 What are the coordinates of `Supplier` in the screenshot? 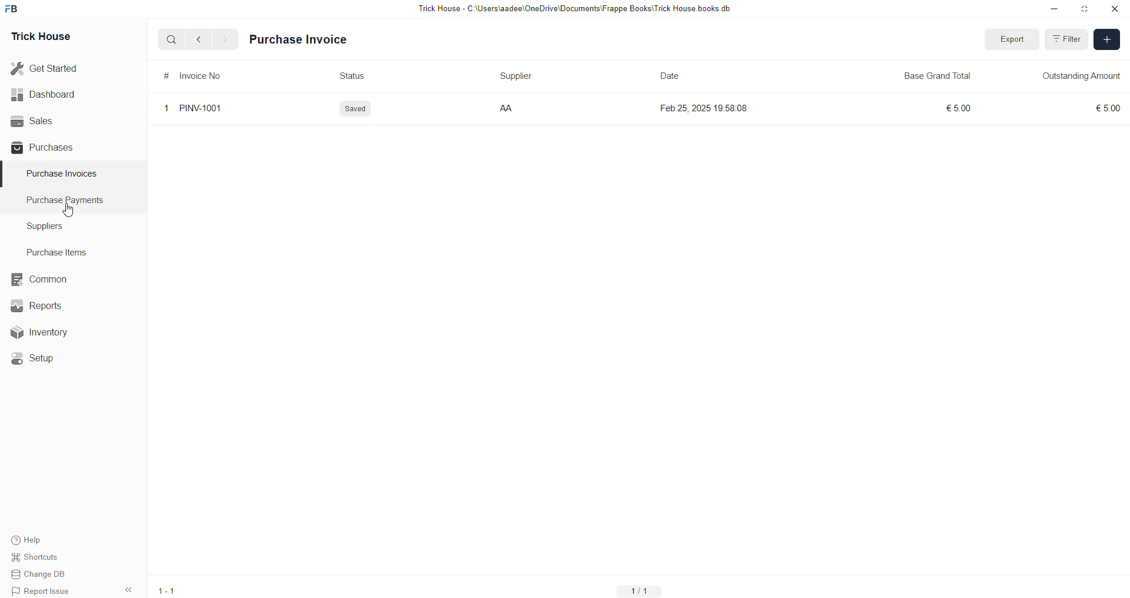 It's located at (527, 75).